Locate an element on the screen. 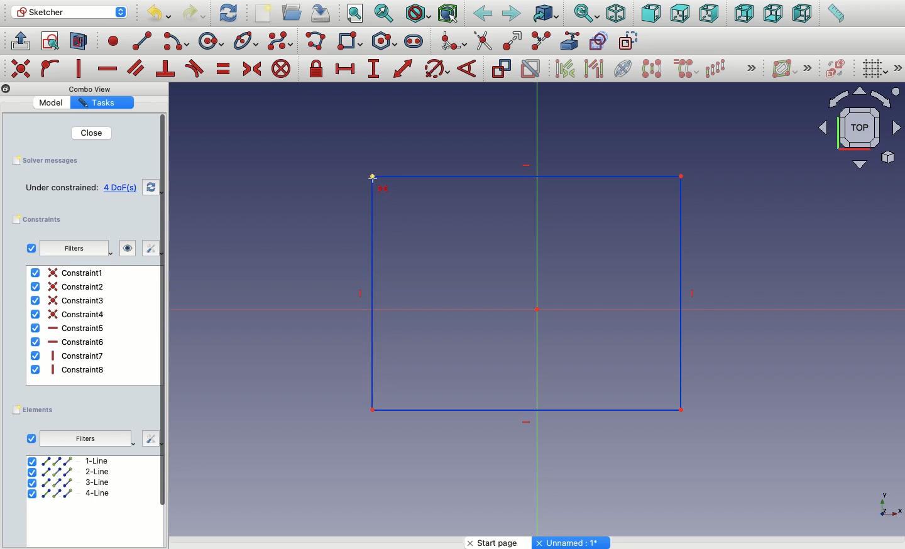  Internal geometry  is located at coordinates (623, 67).